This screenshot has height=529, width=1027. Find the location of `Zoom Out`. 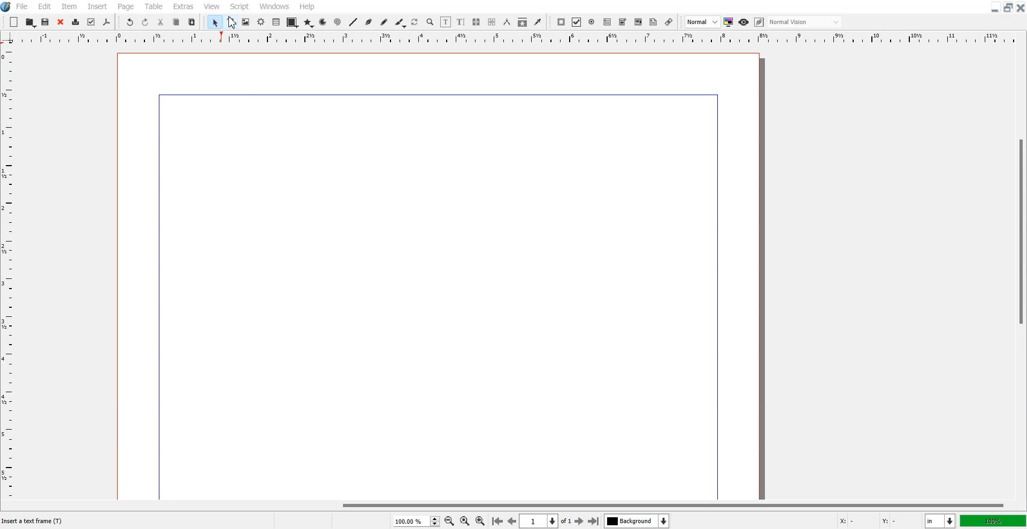

Zoom Out is located at coordinates (450, 522).